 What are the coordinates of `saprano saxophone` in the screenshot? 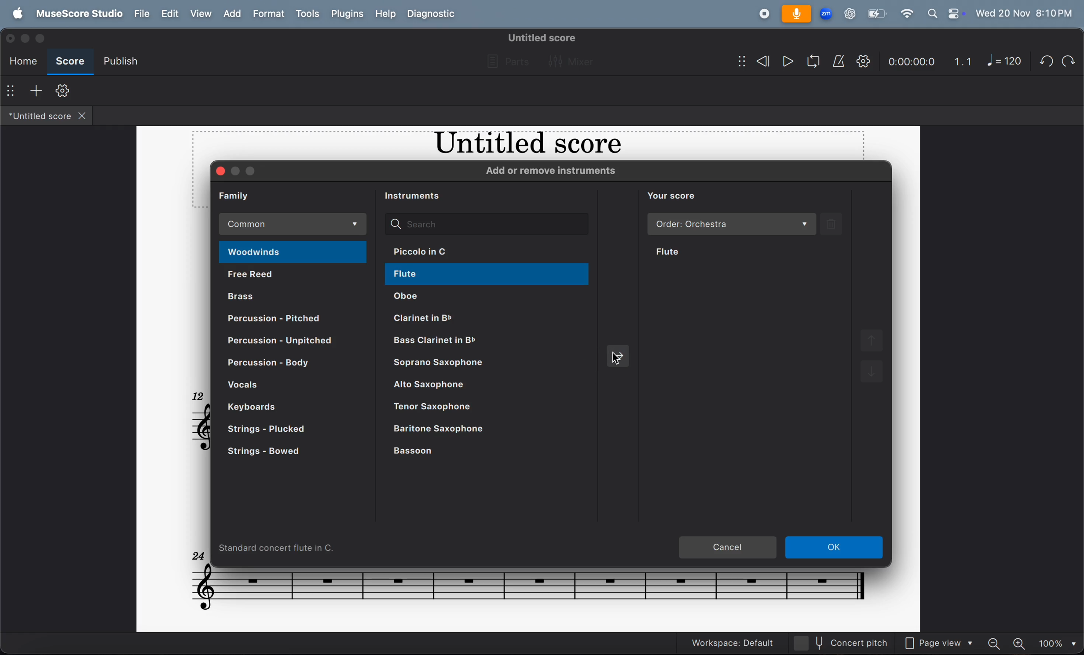 It's located at (492, 364).